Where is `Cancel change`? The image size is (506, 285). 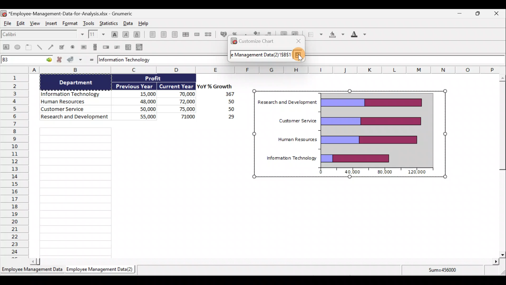
Cancel change is located at coordinates (60, 60).